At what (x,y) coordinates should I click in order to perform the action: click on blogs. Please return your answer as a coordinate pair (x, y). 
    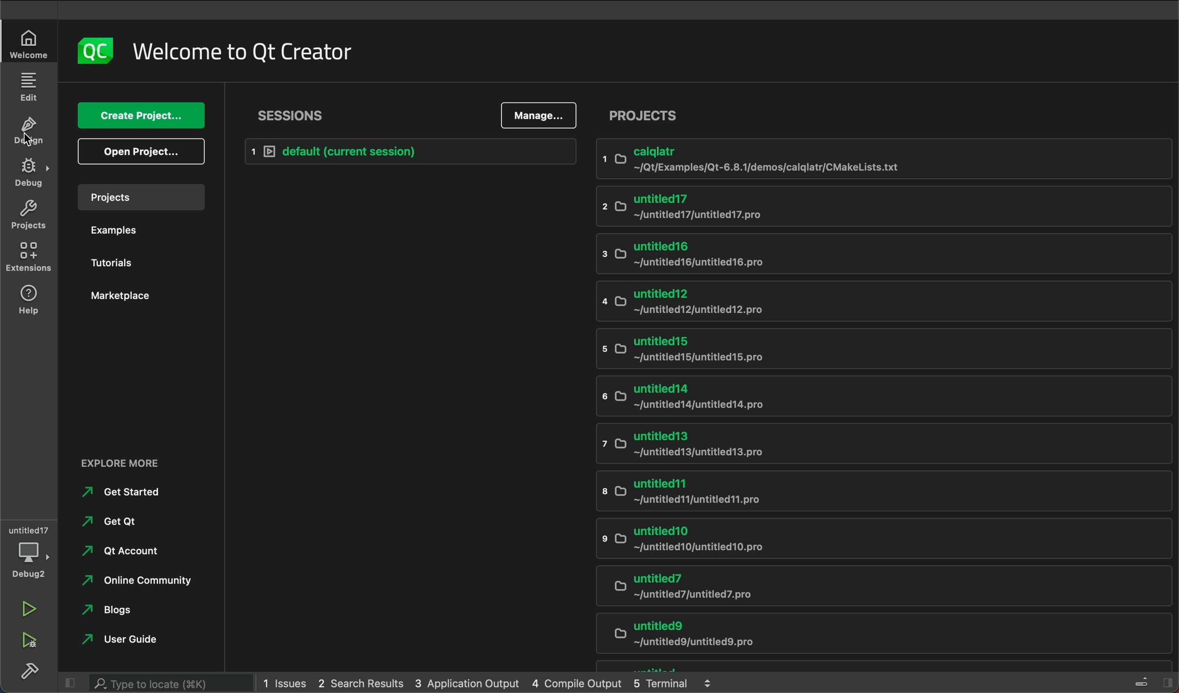
    Looking at the image, I should click on (101, 611).